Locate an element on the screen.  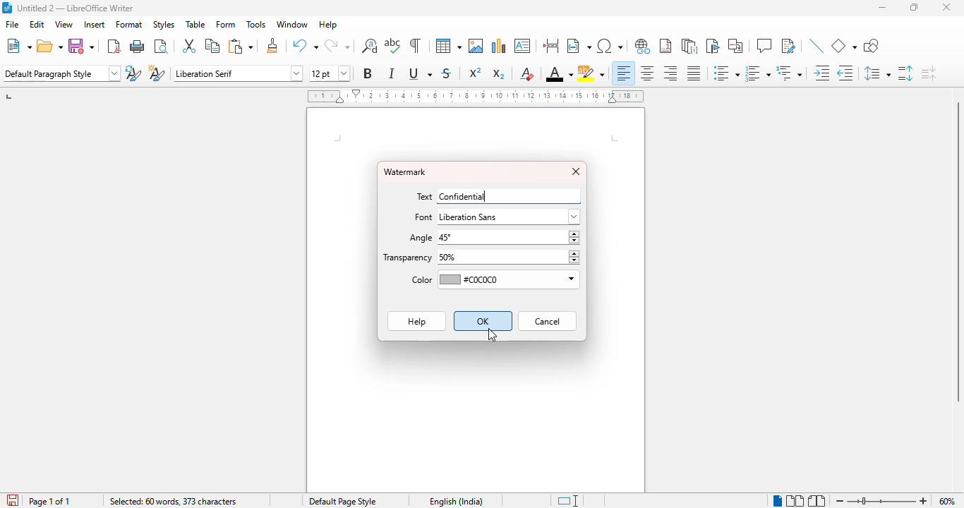
Cursor is located at coordinates (493, 335).